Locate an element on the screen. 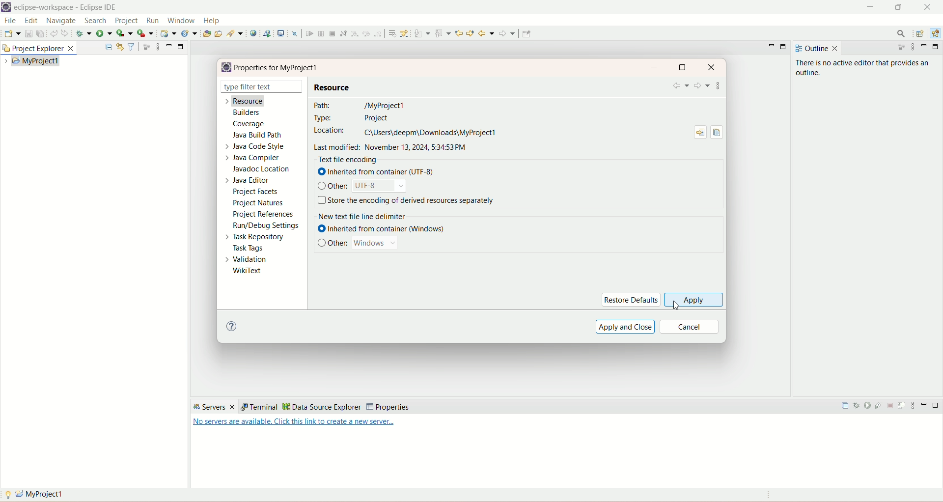 This screenshot has height=502, width=943. create a dynamic web service is located at coordinates (169, 33).